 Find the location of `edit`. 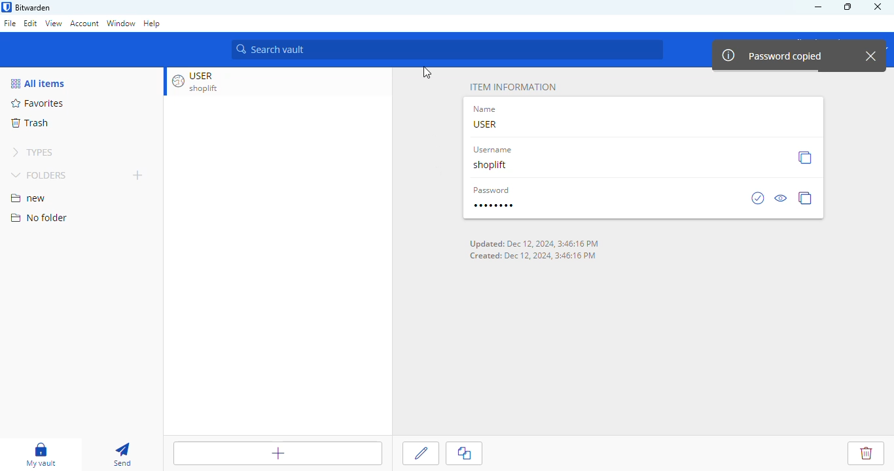

edit is located at coordinates (422, 451).